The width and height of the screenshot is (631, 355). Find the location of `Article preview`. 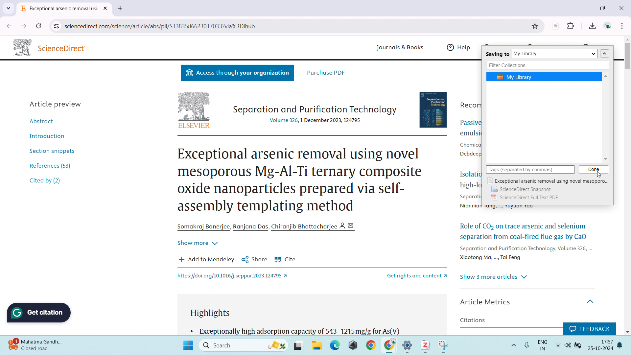

Article preview is located at coordinates (57, 104).